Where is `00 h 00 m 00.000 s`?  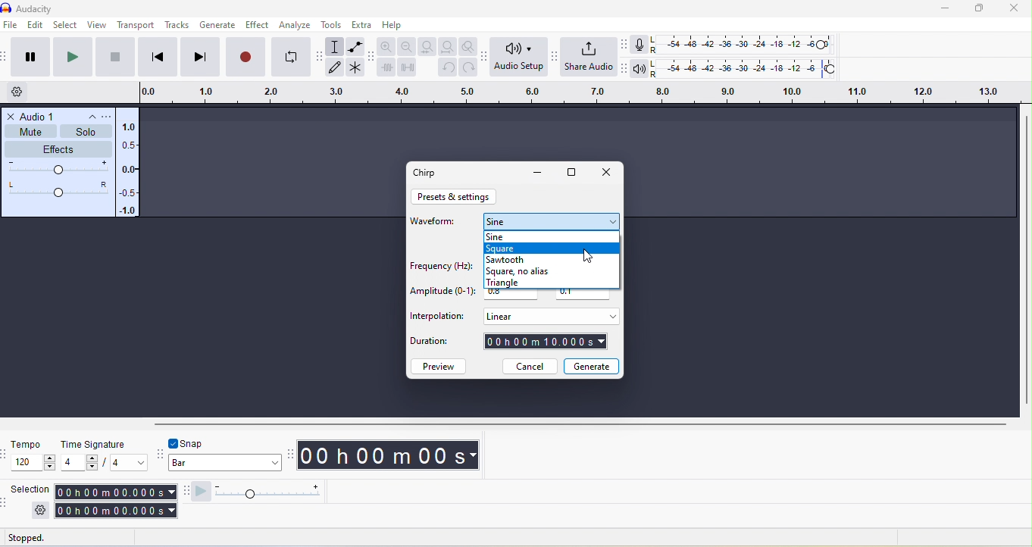
00 h 00 m 00.000 s is located at coordinates (114, 502).